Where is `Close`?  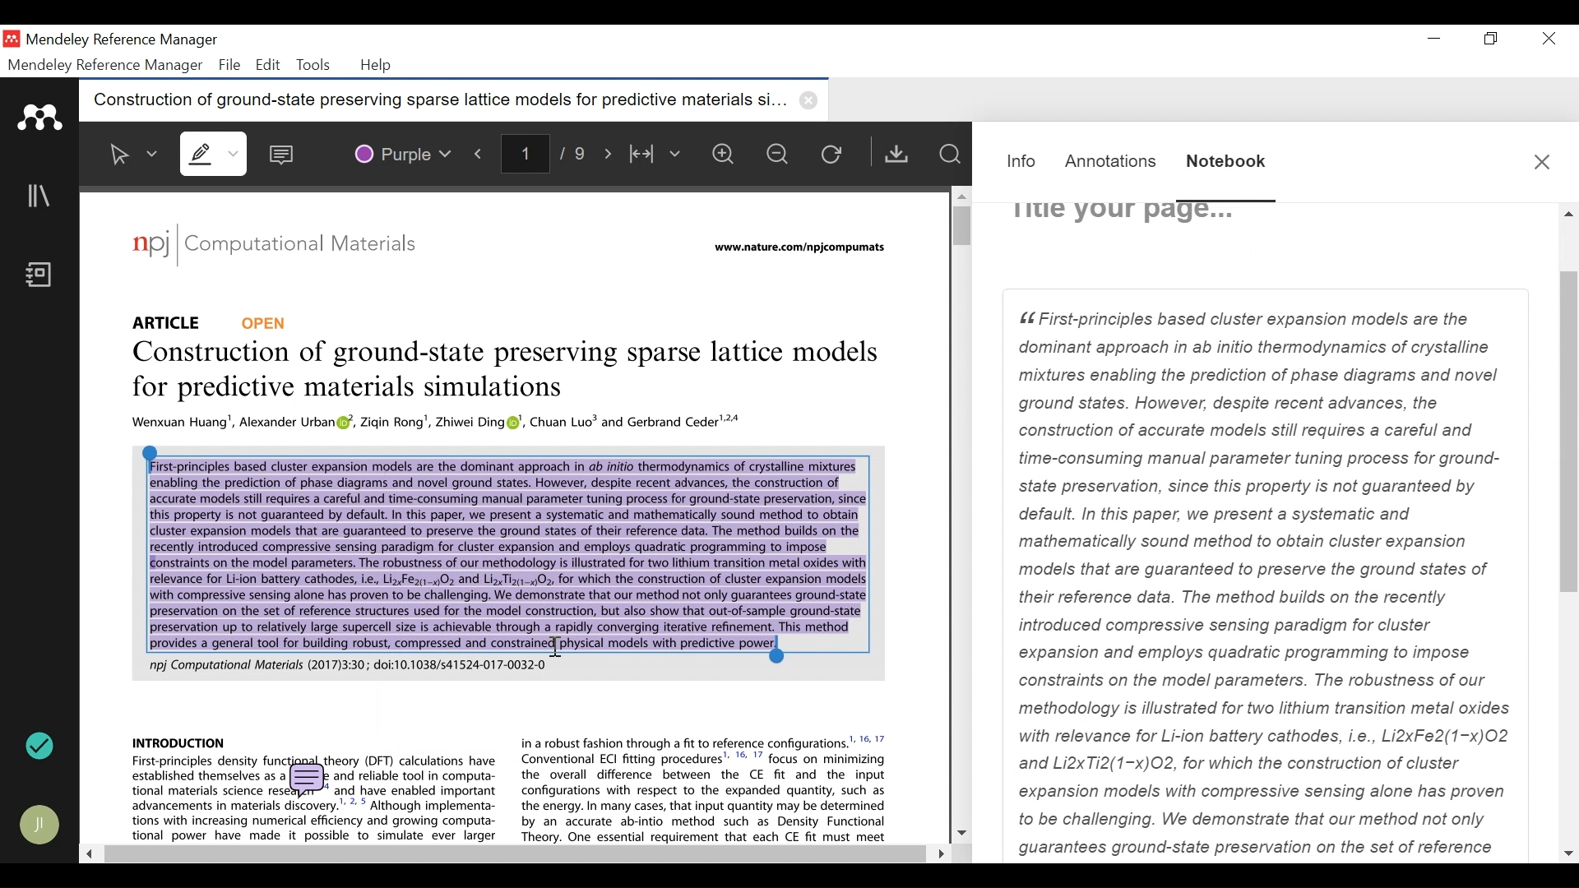
Close is located at coordinates (1545, 39).